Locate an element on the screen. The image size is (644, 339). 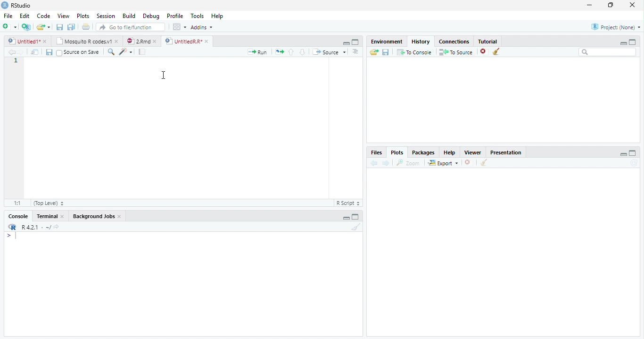
Save is located at coordinates (48, 52).